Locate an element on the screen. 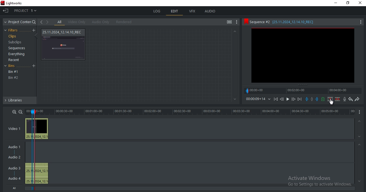  add a in mark is located at coordinates (307, 99).